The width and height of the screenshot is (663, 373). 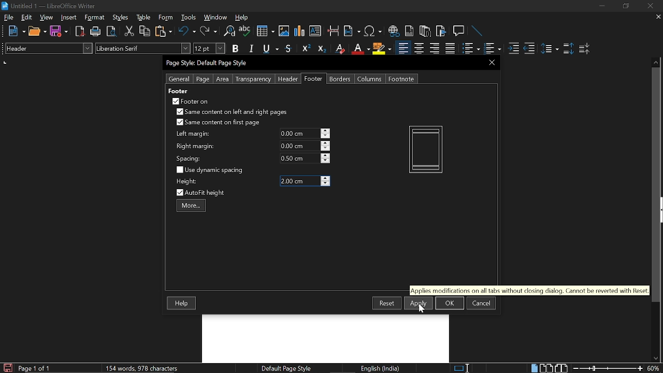 I want to click on Subscript, so click(x=321, y=49).